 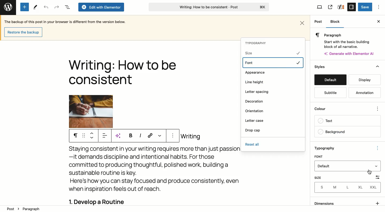 I want to click on View post, so click(x=330, y=7).